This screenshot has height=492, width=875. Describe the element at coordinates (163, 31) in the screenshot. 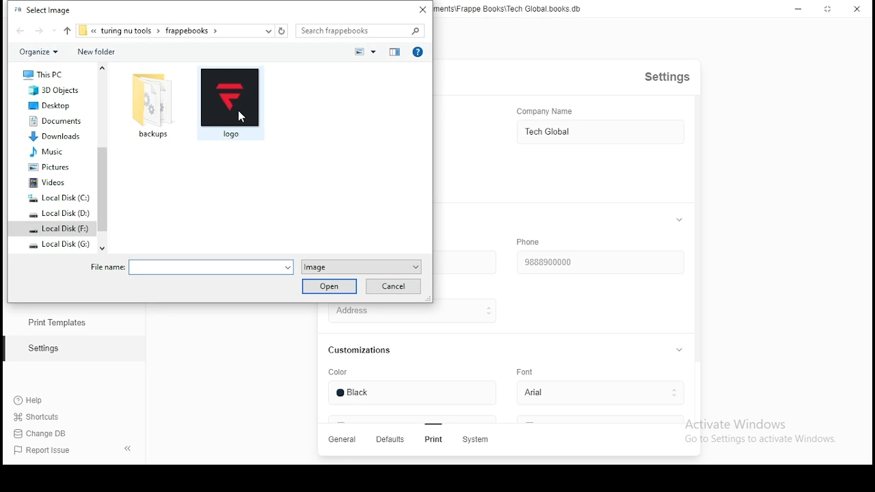

I see `<< turing nu tools > frappebooks >` at that location.